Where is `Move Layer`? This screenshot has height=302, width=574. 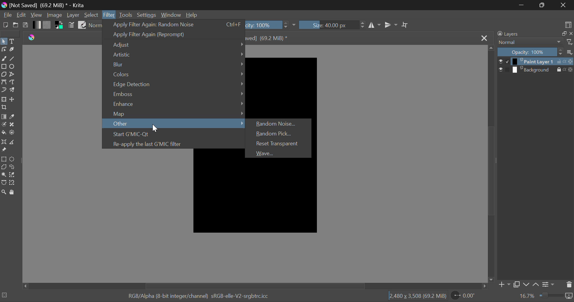 Move Layer is located at coordinates (13, 100).